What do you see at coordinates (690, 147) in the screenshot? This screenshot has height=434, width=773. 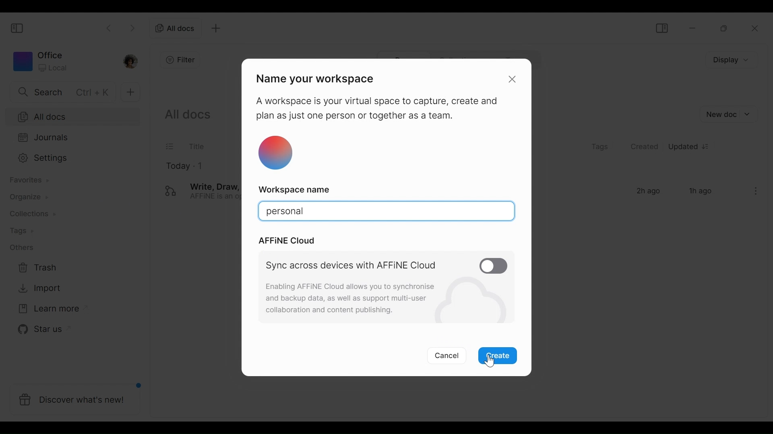 I see `Updated` at bounding box center [690, 147].